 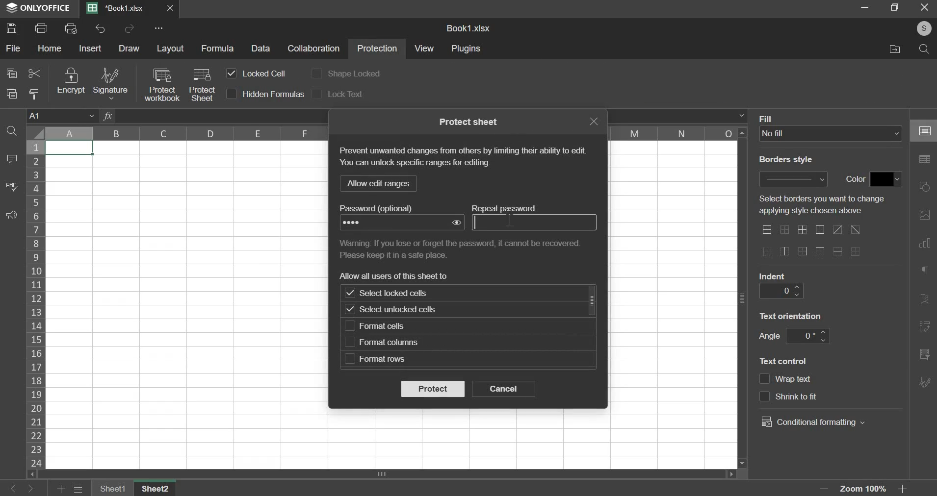 I want to click on border options, so click(x=837, y=229).